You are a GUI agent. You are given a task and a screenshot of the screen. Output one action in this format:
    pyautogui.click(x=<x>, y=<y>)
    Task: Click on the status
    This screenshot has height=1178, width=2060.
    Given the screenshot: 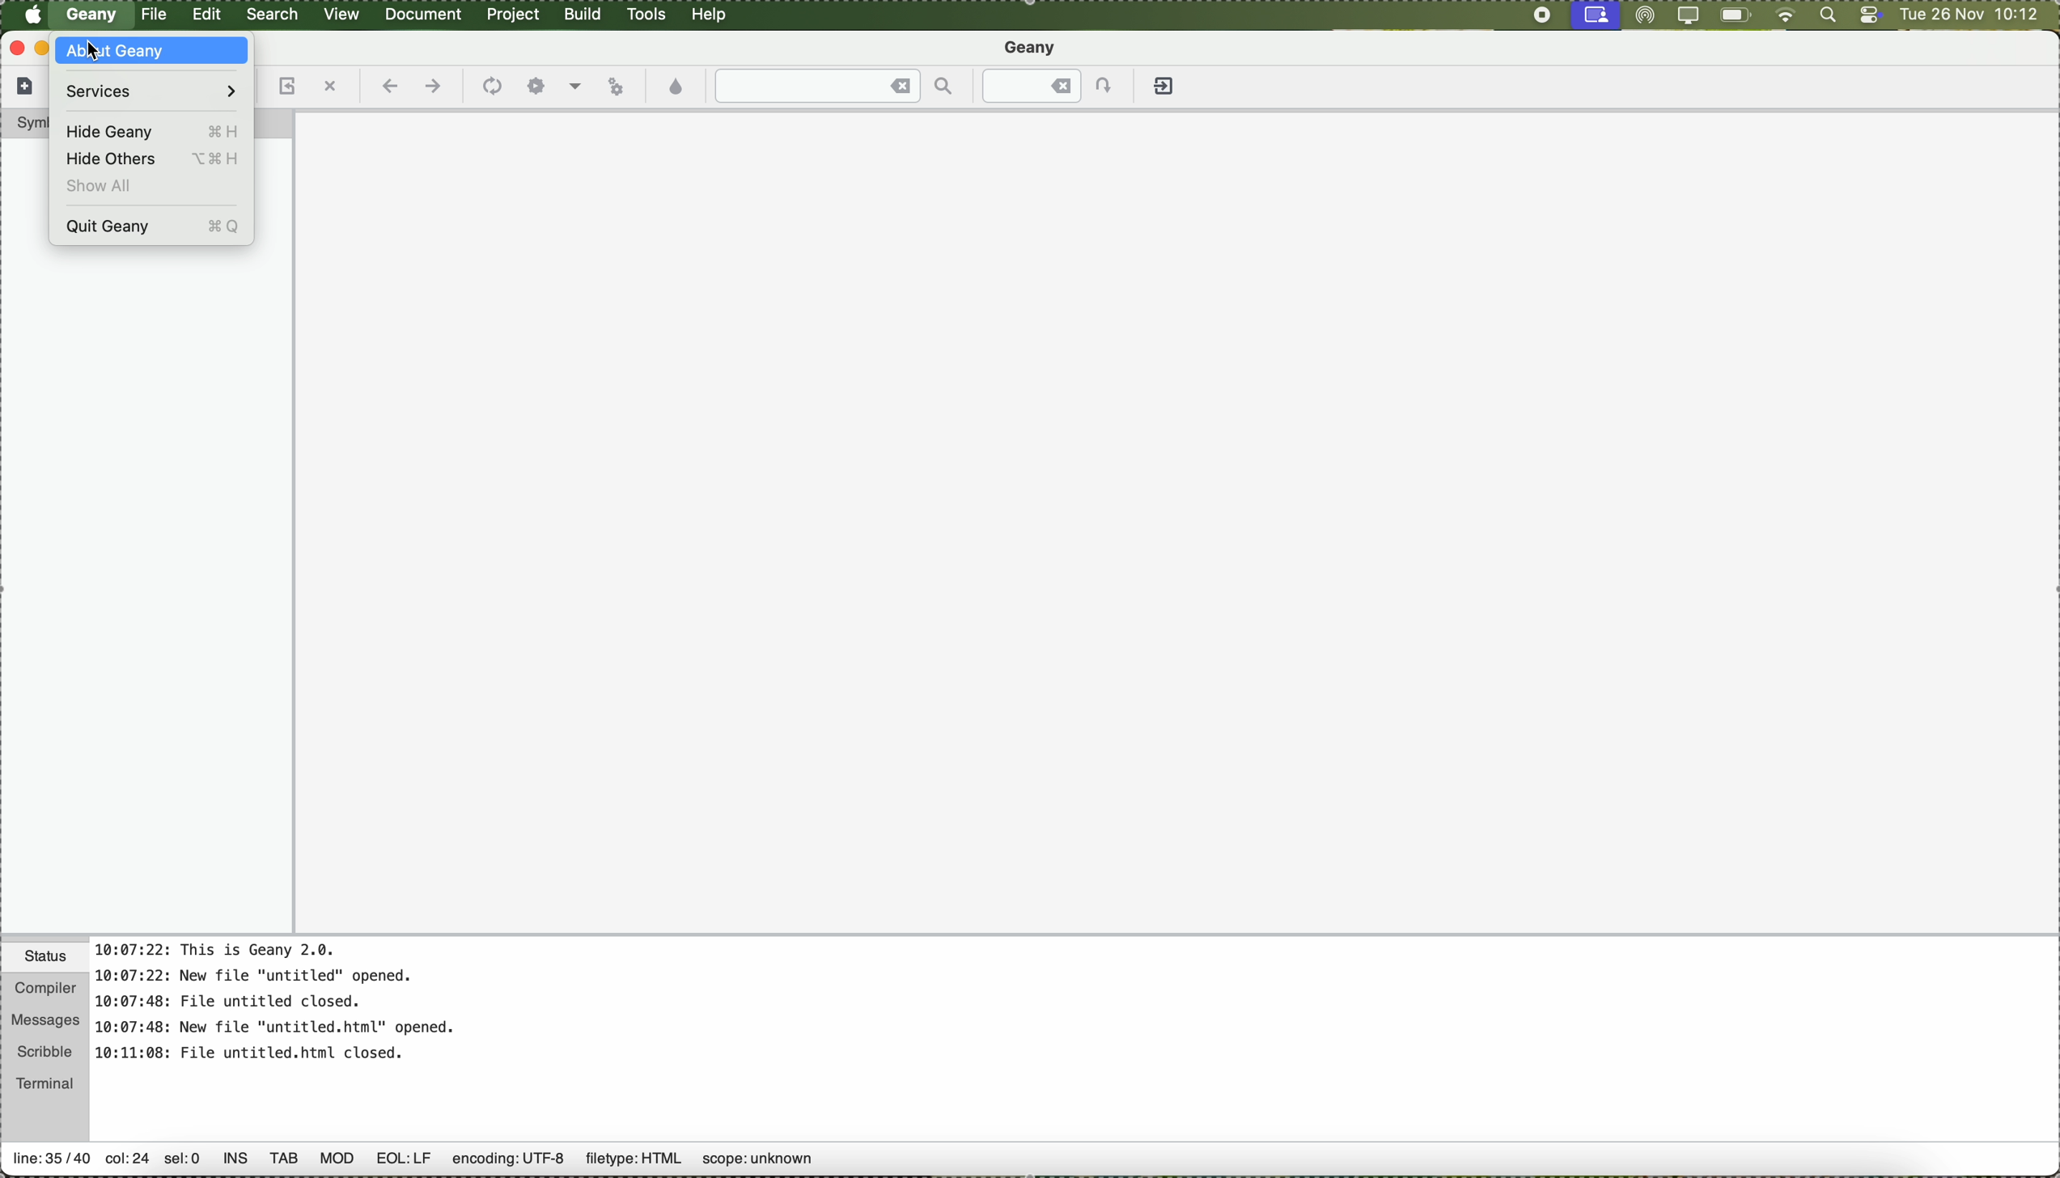 What is the action you would take?
    pyautogui.click(x=45, y=955)
    